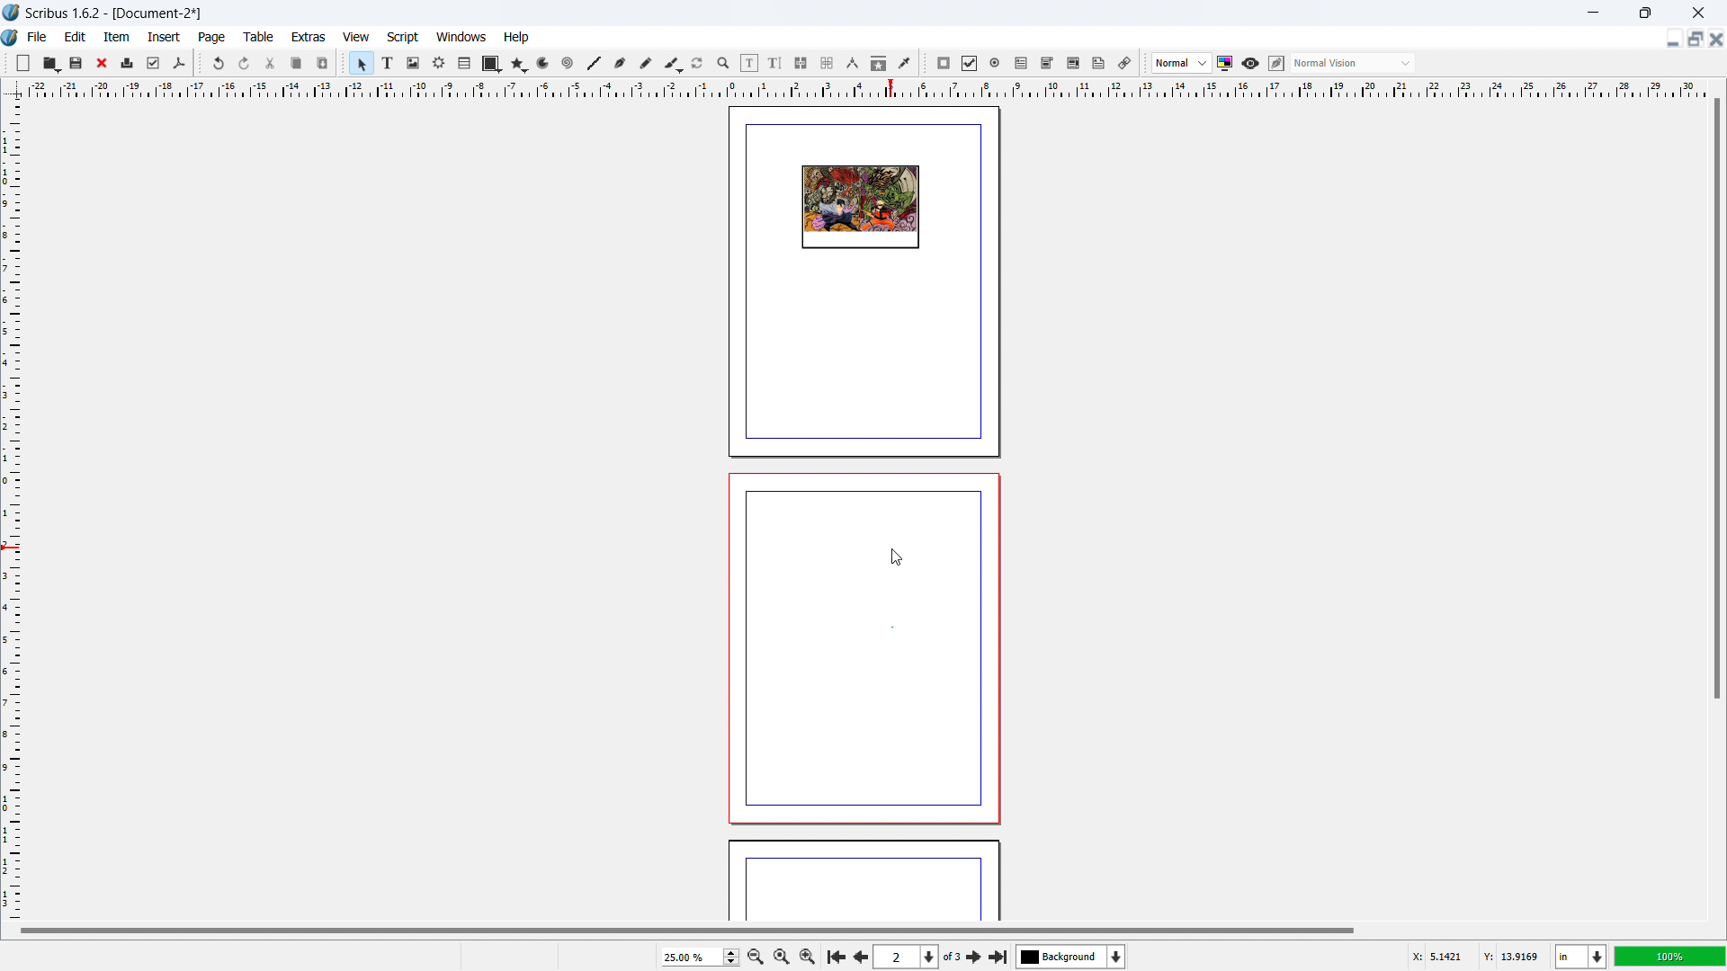  Describe the element at coordinates (755, 956) in the screenshot. I see `zoom out by the stepping value in tool preference` at that location.